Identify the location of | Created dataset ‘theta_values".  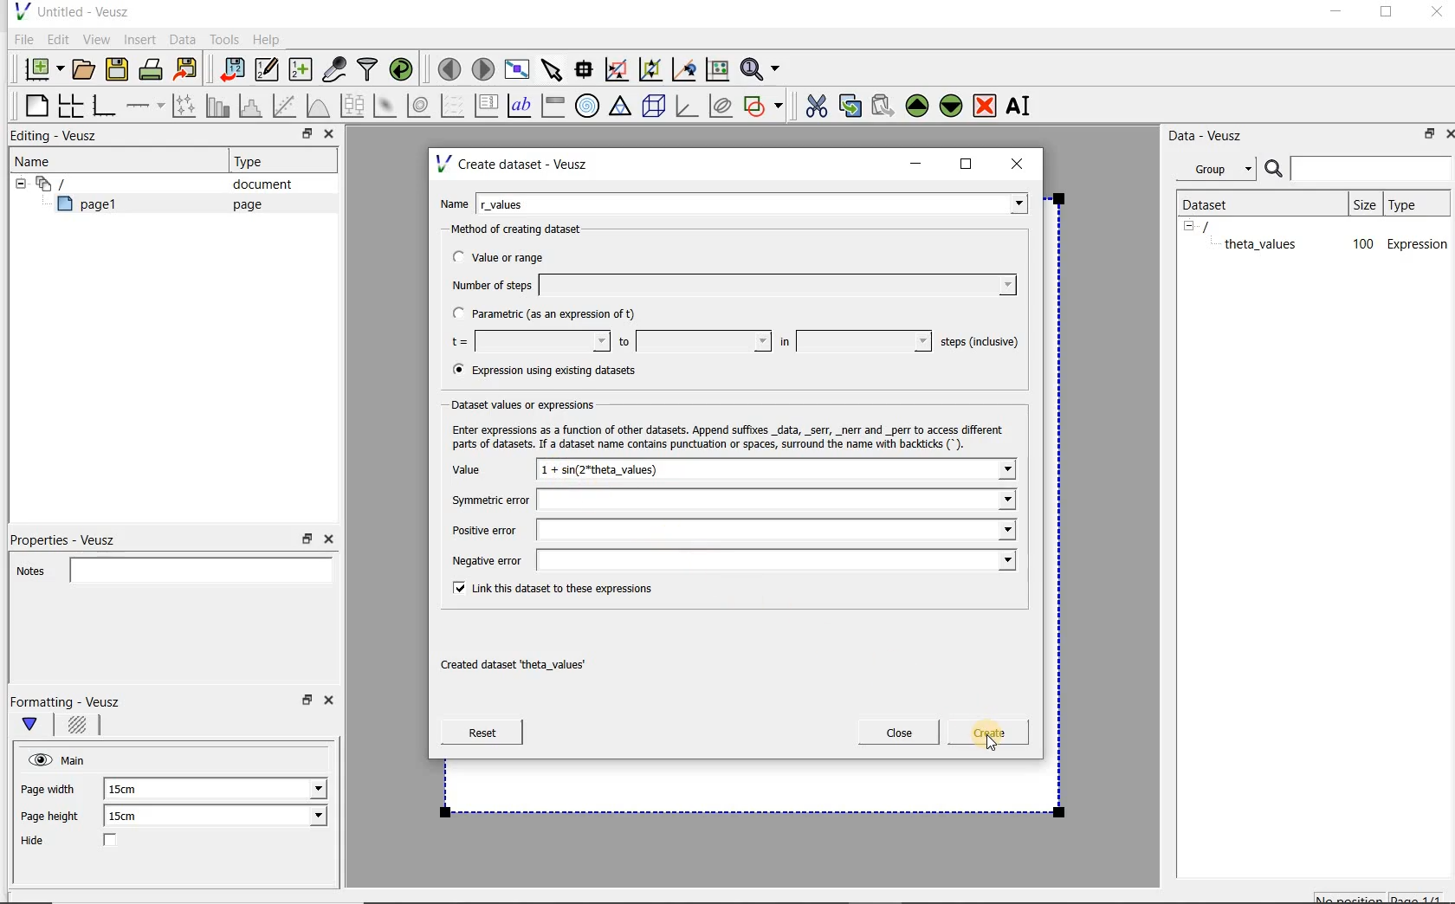
(532, 659).